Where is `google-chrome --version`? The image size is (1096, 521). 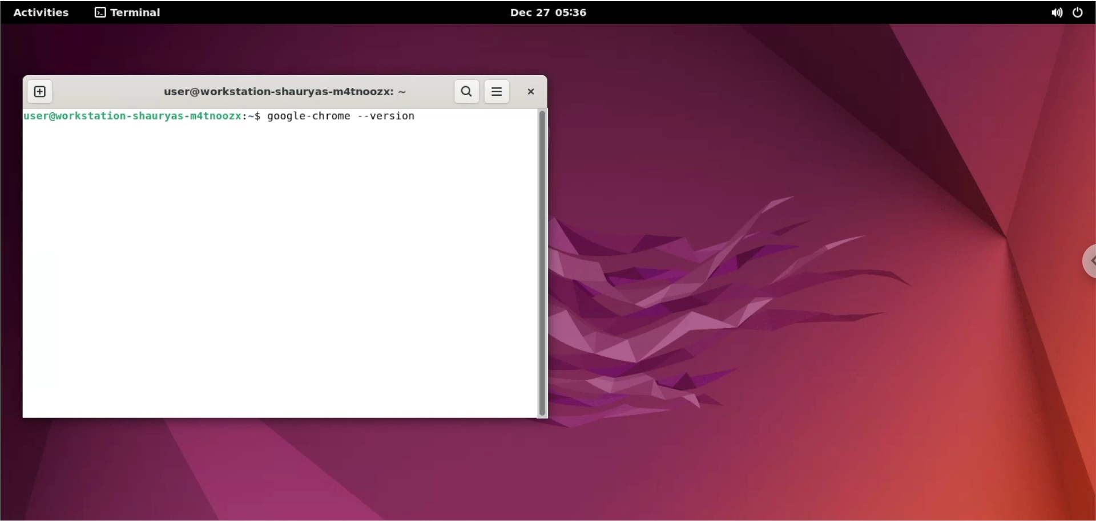 google-chrome --version is located at coordinates (344, 117).